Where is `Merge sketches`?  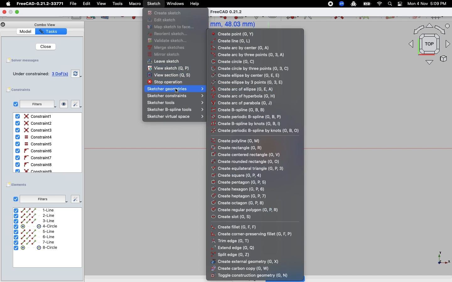
Merge sketches is located at coordinates (167, 48).